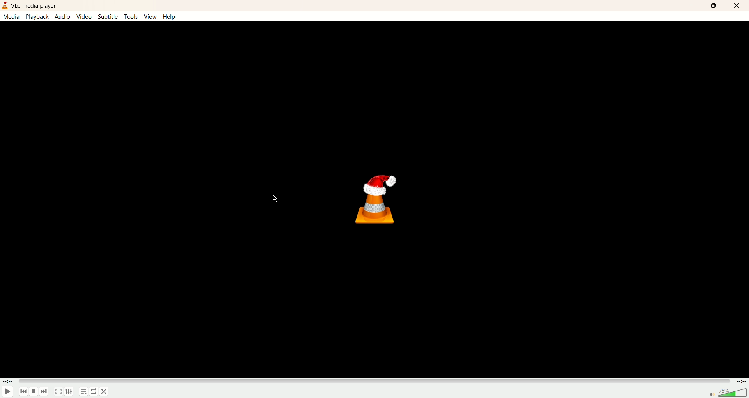 This screenshot has height=398, width=749. What do you see at coordinates (740, 381) in the screenshot?
I see `time left` at bounding box center [740, 381].